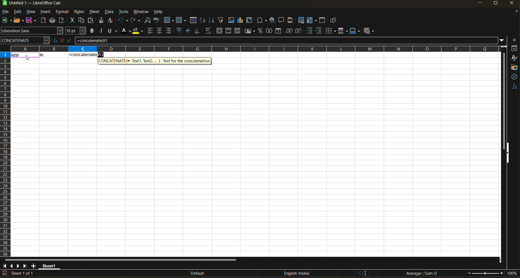  I want to click on border style, so click(343, 31).